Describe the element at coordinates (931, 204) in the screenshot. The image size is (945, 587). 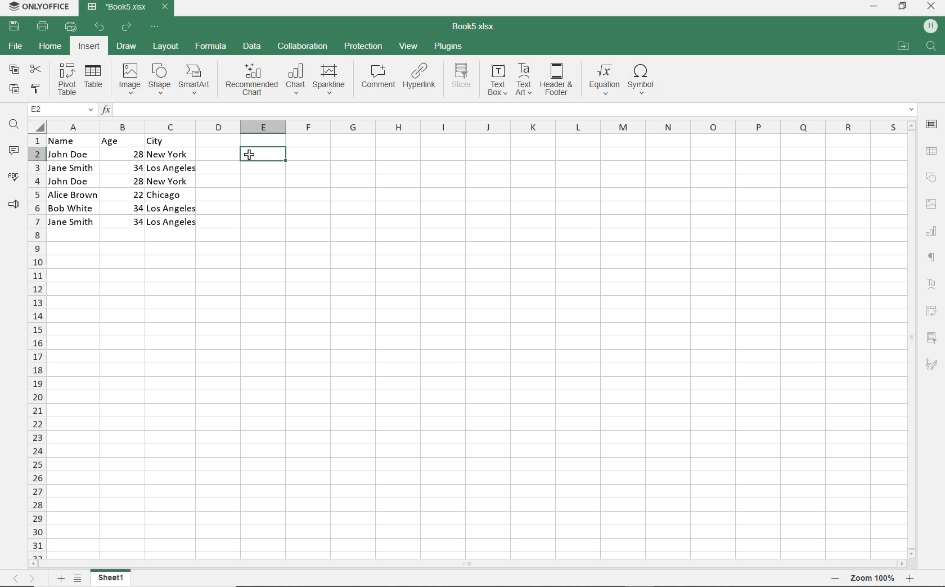
I see `IMAGE` at that location.